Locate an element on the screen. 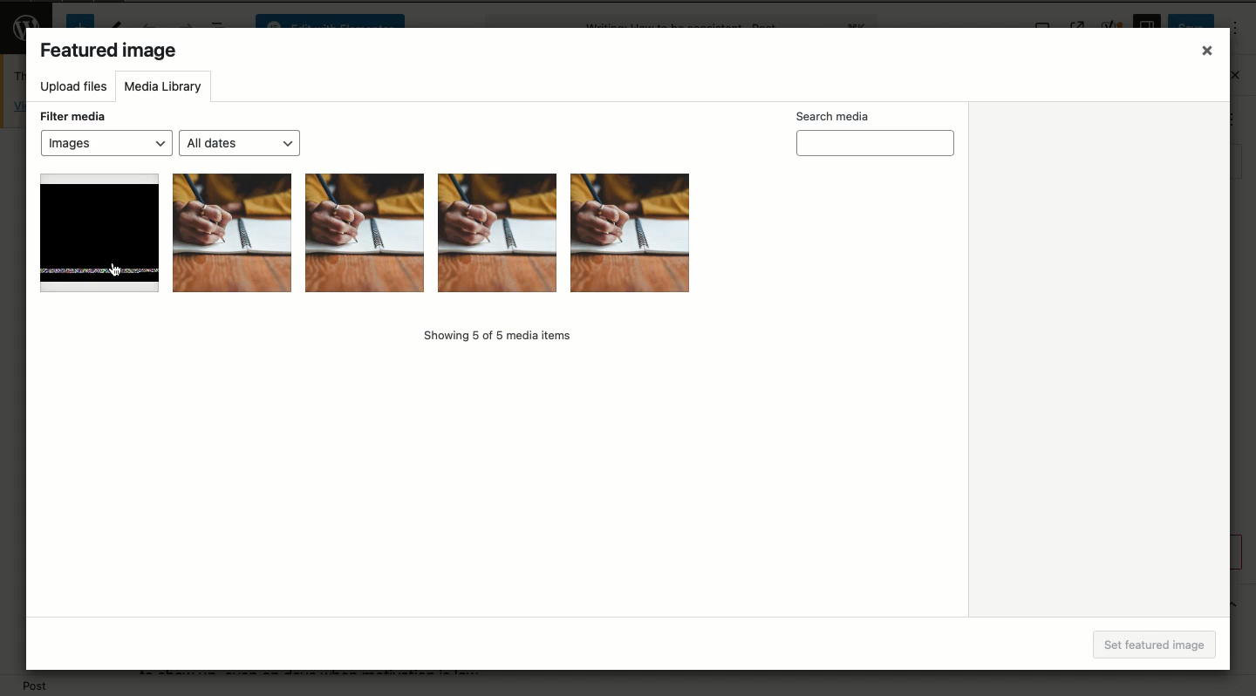 The image size is (1256, 696). Cursor is located at coordinates (118, 270).